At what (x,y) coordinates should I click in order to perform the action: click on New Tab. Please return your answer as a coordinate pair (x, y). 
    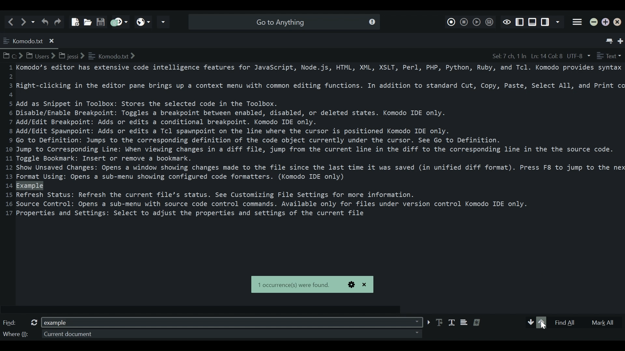
    Looking at the image, I should click on (621, 40).